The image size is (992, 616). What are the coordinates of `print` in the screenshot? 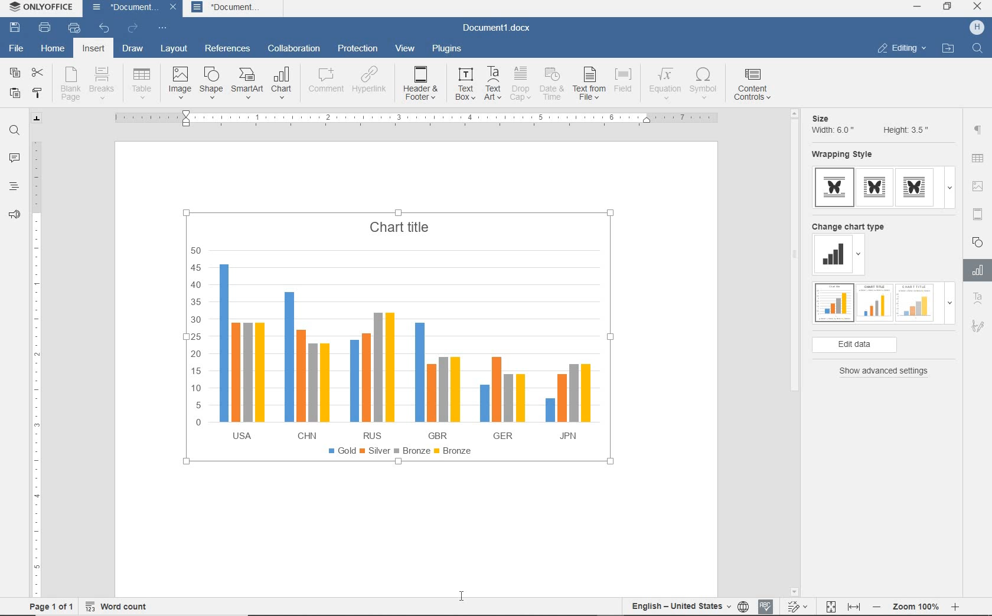 It's located at (44, 28).